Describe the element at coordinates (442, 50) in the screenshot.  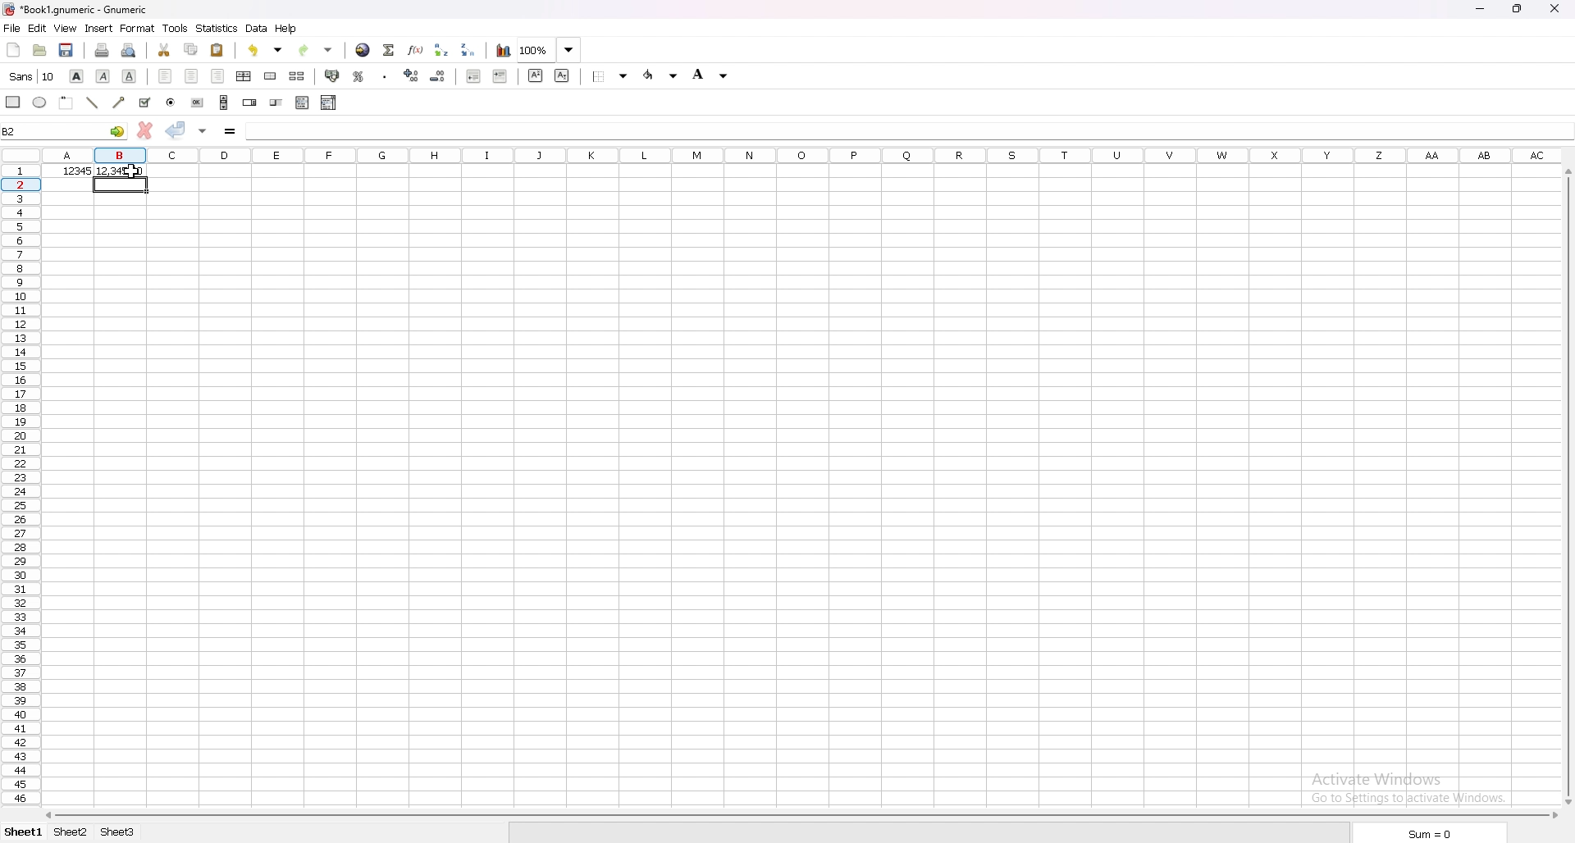
I see `sort ascending` at that location.